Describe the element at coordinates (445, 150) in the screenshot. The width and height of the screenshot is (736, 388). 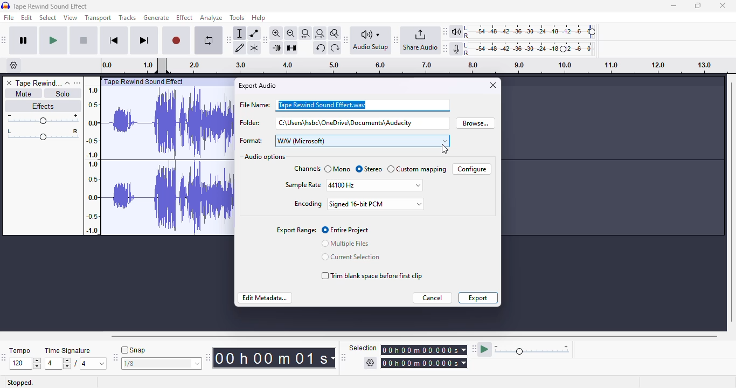
I see `cursor` at that location.